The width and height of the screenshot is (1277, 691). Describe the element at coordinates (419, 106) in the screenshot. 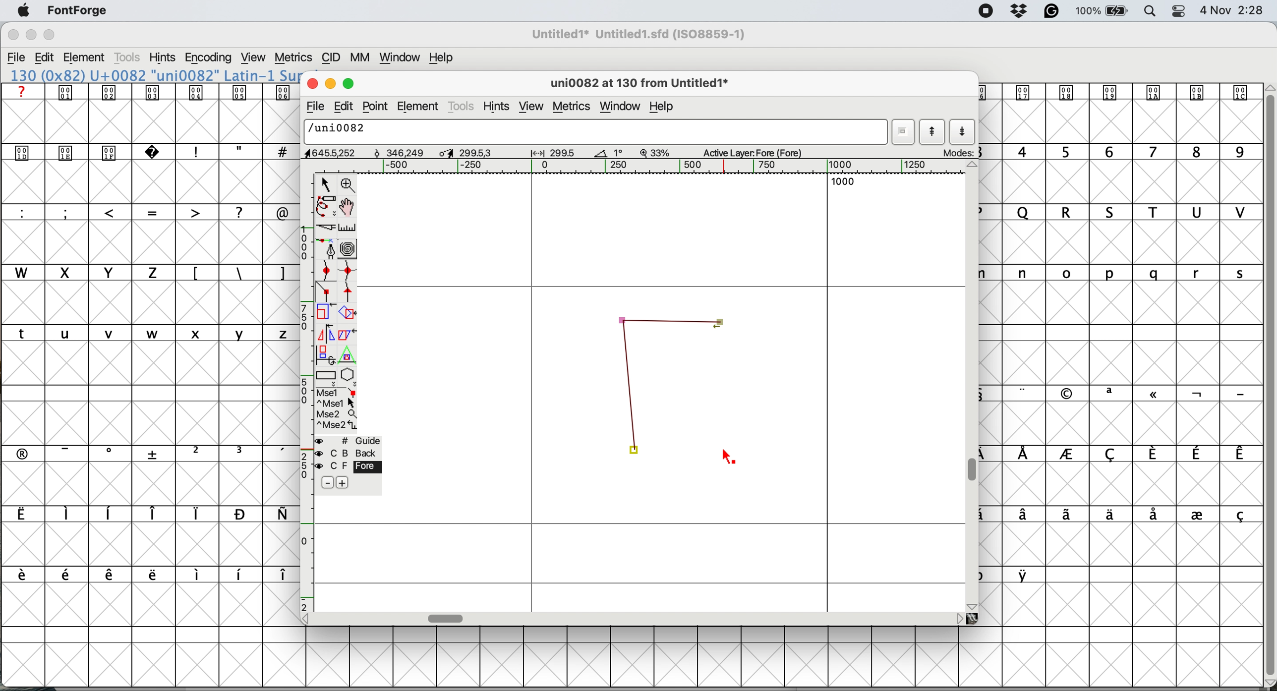

I see `element` at that location.